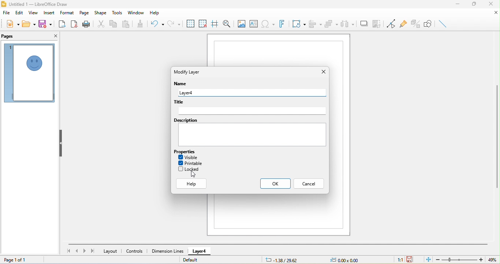 The image size is (500, 264). What do you see at coordinates (204, 25) in the screenshot?
I see `snap to grids` at bounding box center [204, 25].